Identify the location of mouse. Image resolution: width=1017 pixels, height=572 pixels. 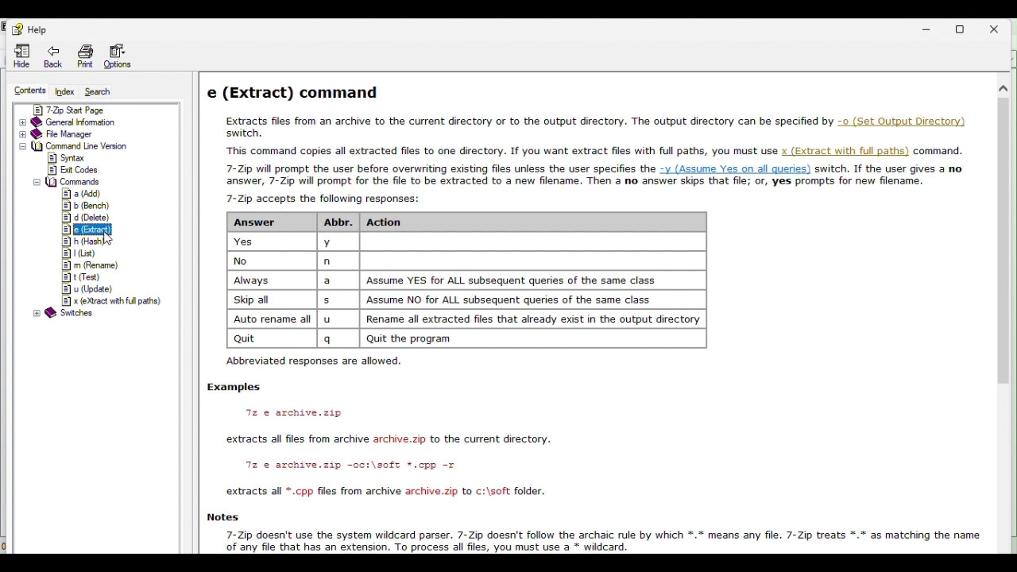
(109, 237).